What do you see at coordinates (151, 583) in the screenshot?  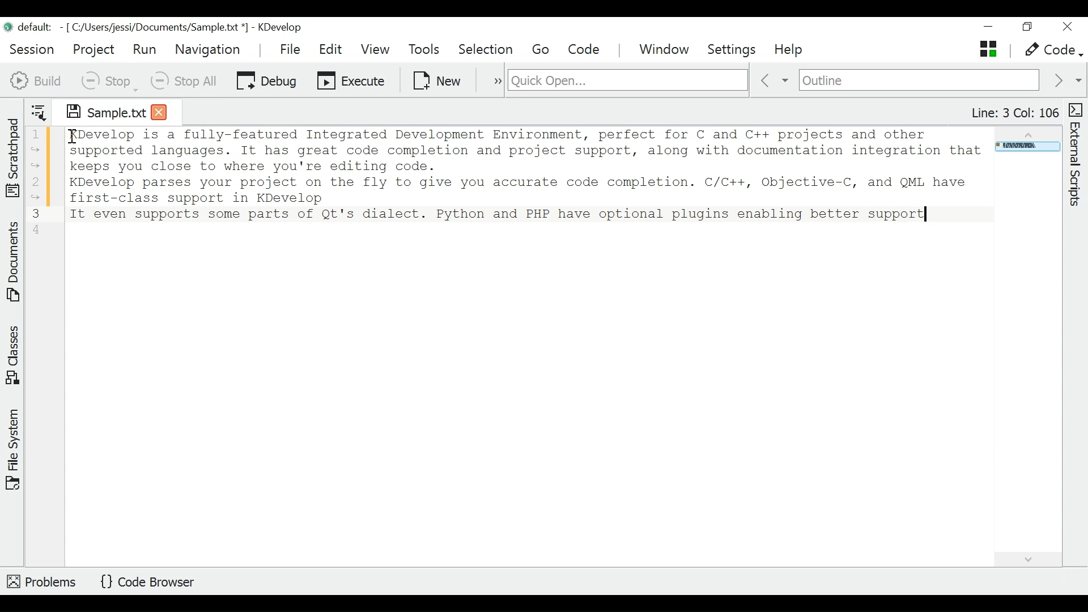 I see `Code Browser` at bounding box center [151, 583].